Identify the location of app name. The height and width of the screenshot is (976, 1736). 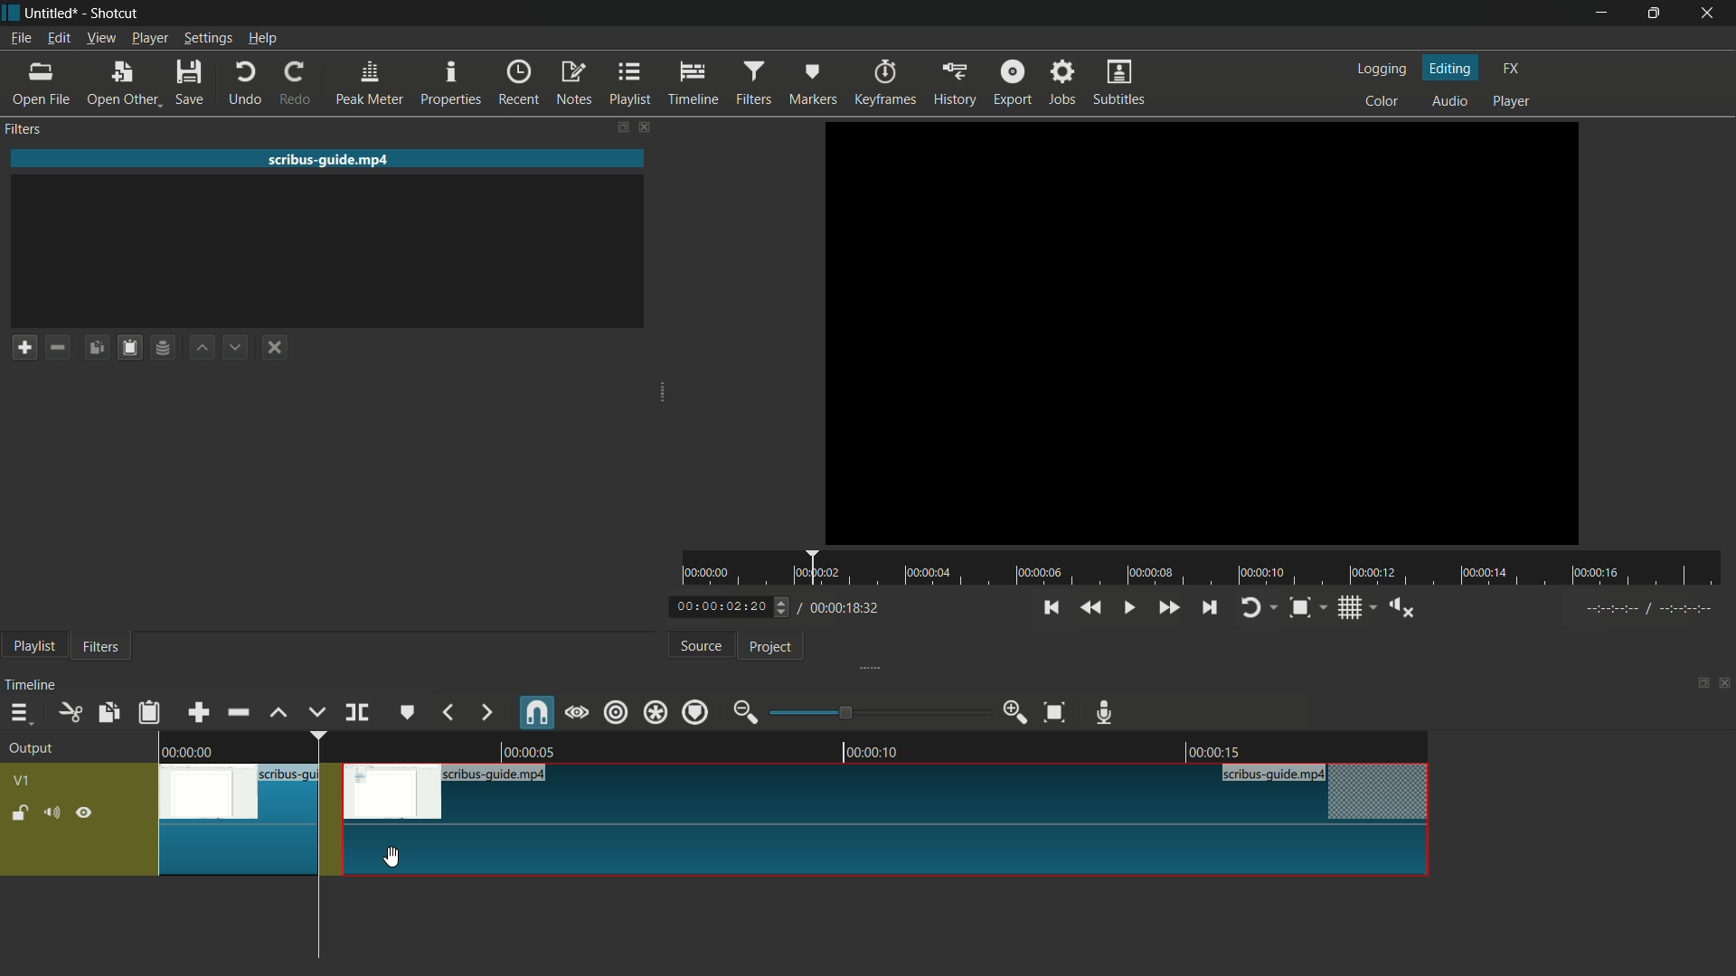
(115, 14).